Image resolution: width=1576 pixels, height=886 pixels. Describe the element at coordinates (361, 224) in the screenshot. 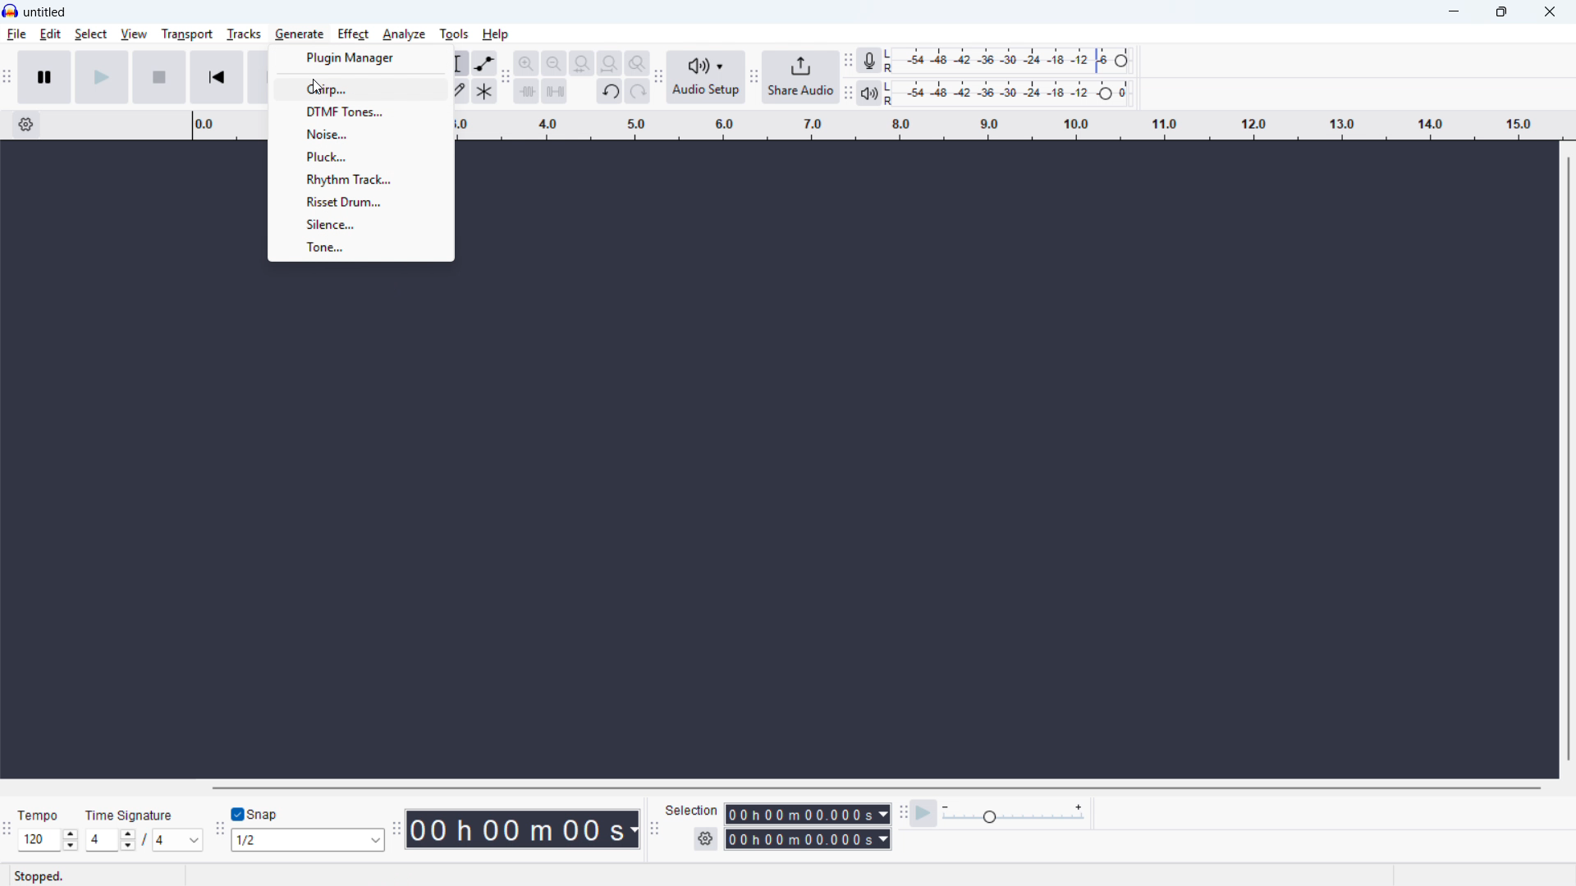

I see `Silence ` at that location.